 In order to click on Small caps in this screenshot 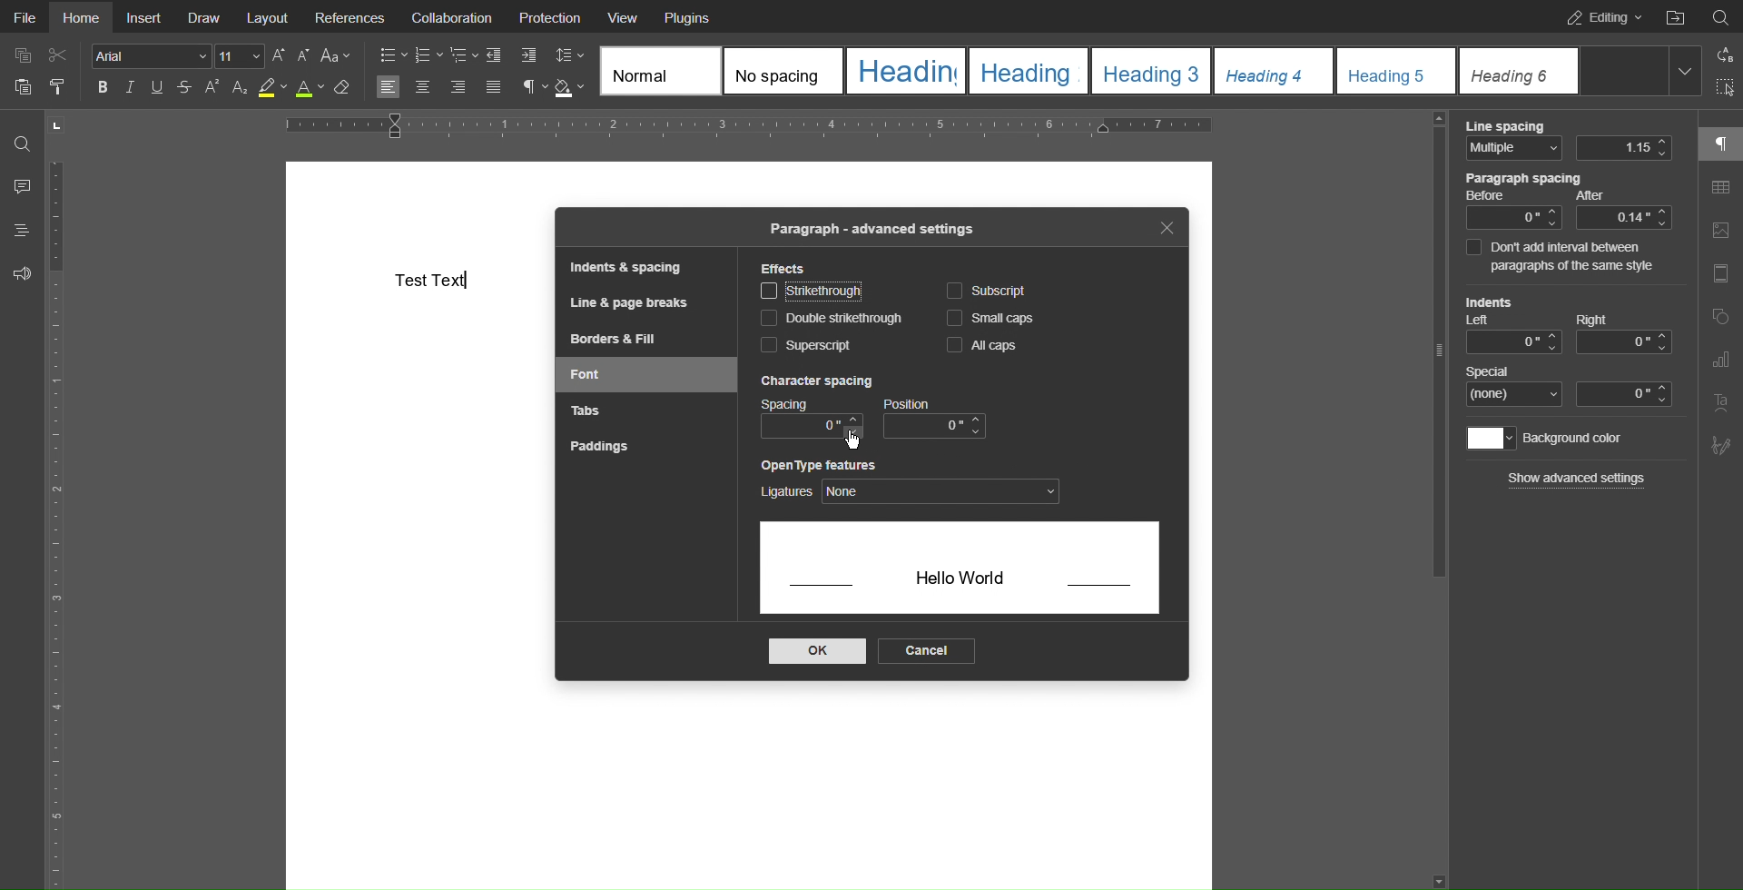, I will do `click(996, 318)`.